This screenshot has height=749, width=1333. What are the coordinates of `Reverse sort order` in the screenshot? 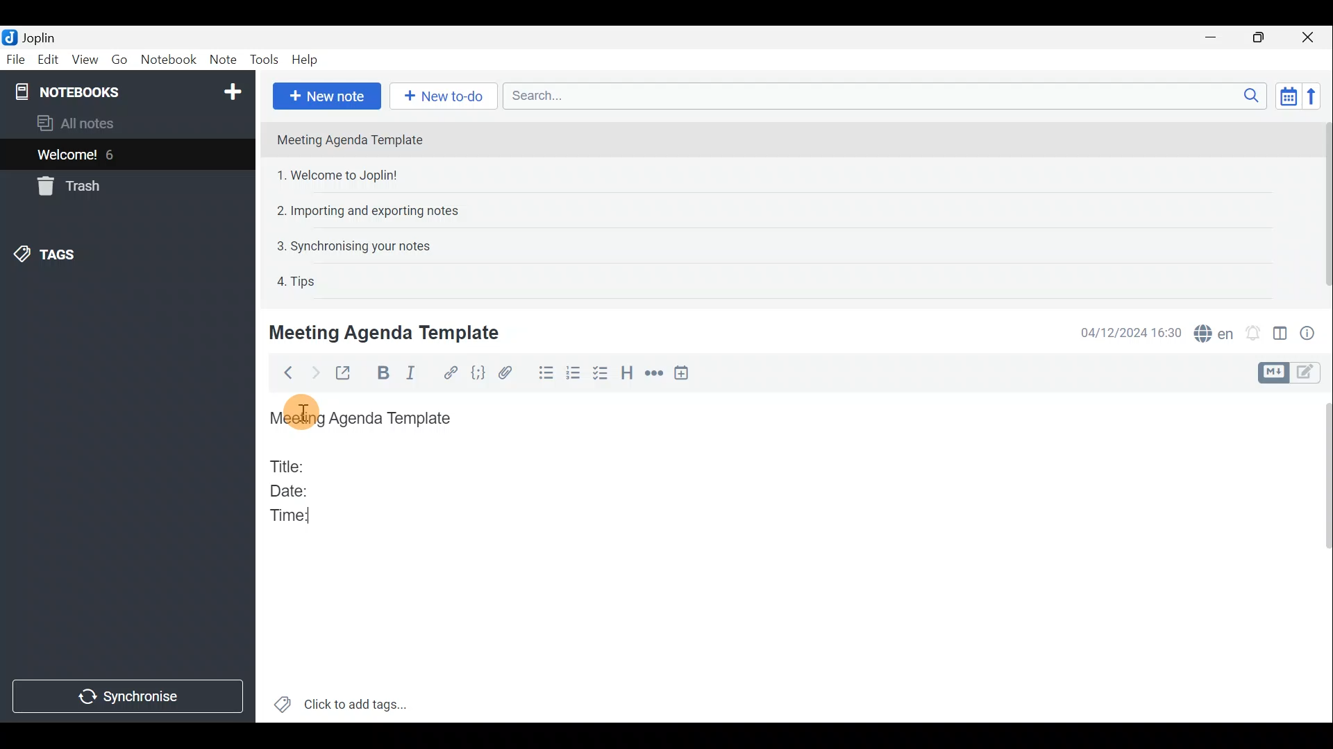 It's located at (1314, 96).